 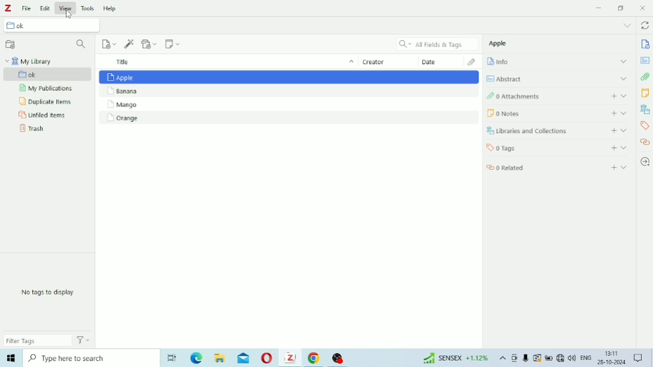 I want to click on New note, so click(x=173, y=45).